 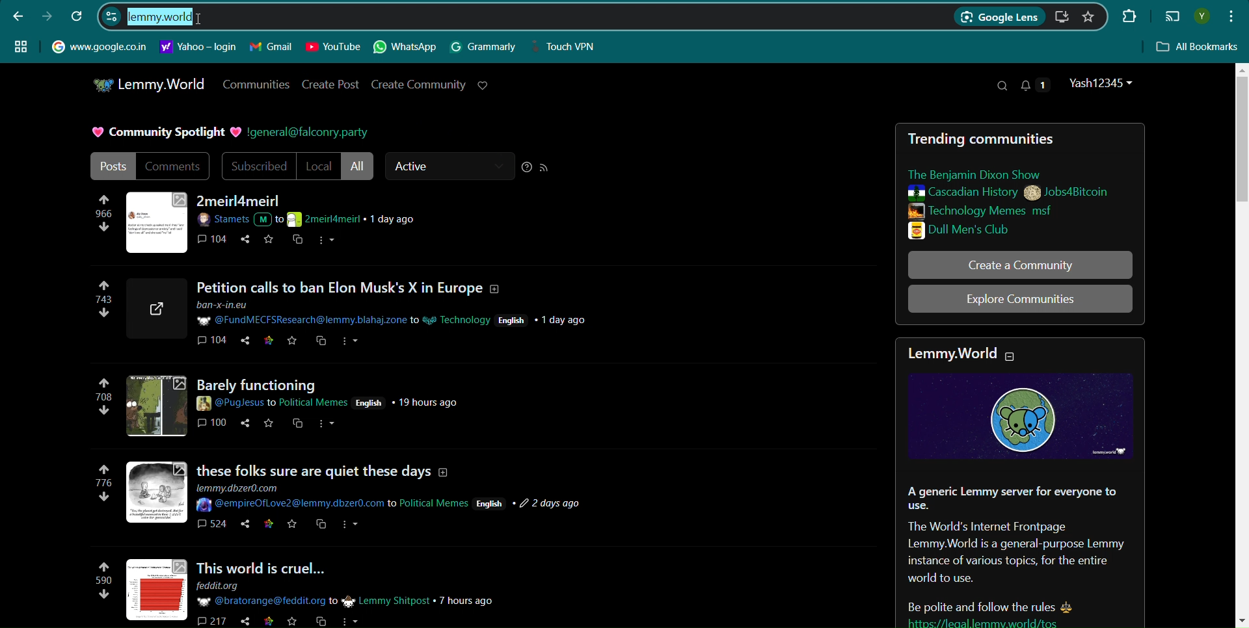 I want to click on Technology meme msf, so click(x=1004, y=211).